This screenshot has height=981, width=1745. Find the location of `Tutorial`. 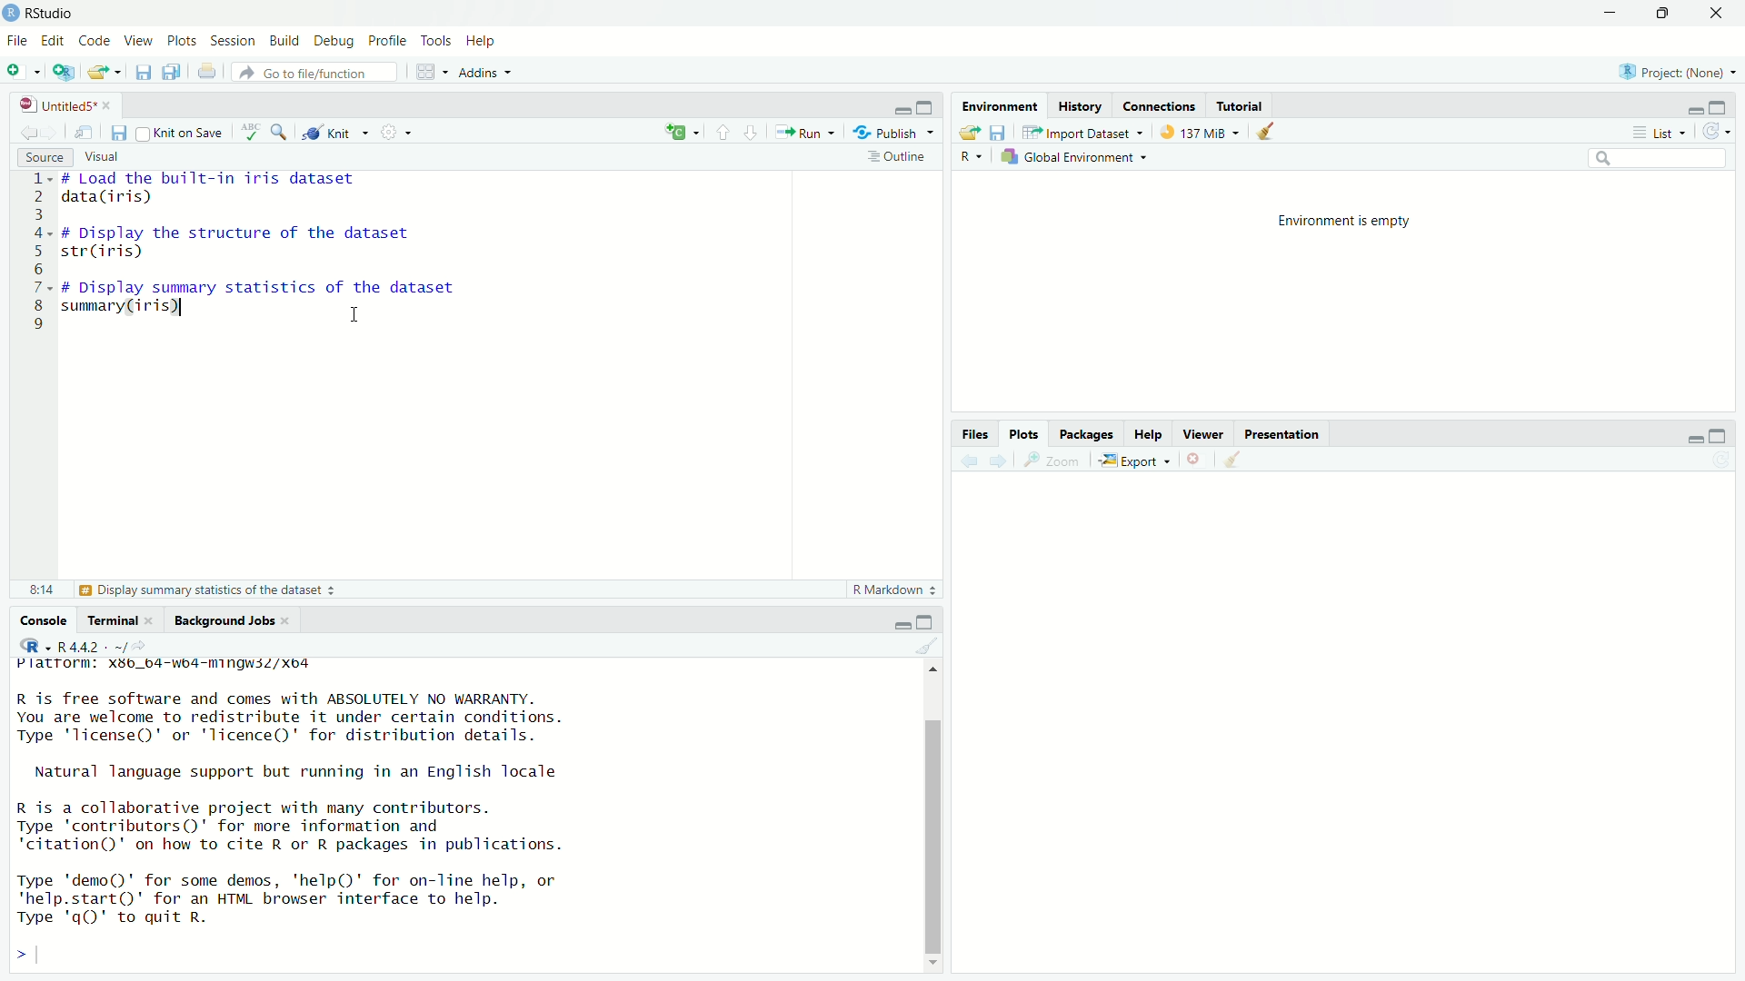

Tutorial is located at coordinates (1241, 104).